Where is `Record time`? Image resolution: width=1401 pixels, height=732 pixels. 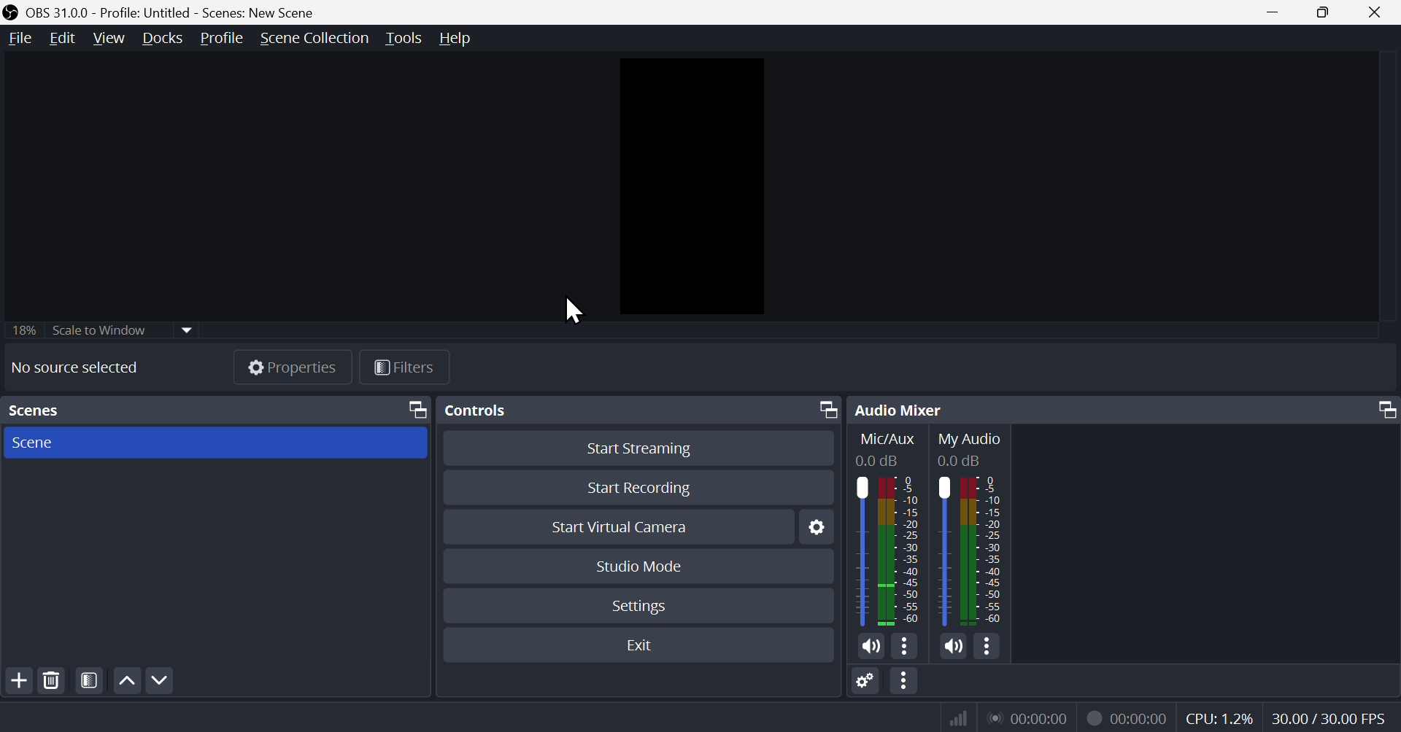 Record time is located at coordinates (1129, 716).